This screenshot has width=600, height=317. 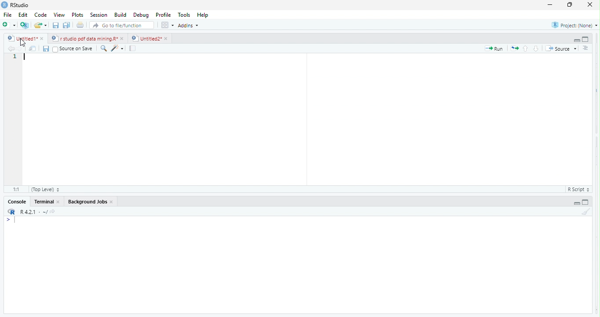 What do you see at coordinates (190, 25) in the screenshot?
I see `Addins ` at bounding box center [190, 25].